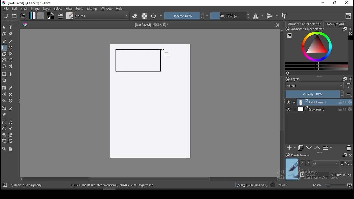  What do you see at coordinates (290, 110) in the screenshot?
I see `layer visibility on/off` at bounding box center [290, 110].